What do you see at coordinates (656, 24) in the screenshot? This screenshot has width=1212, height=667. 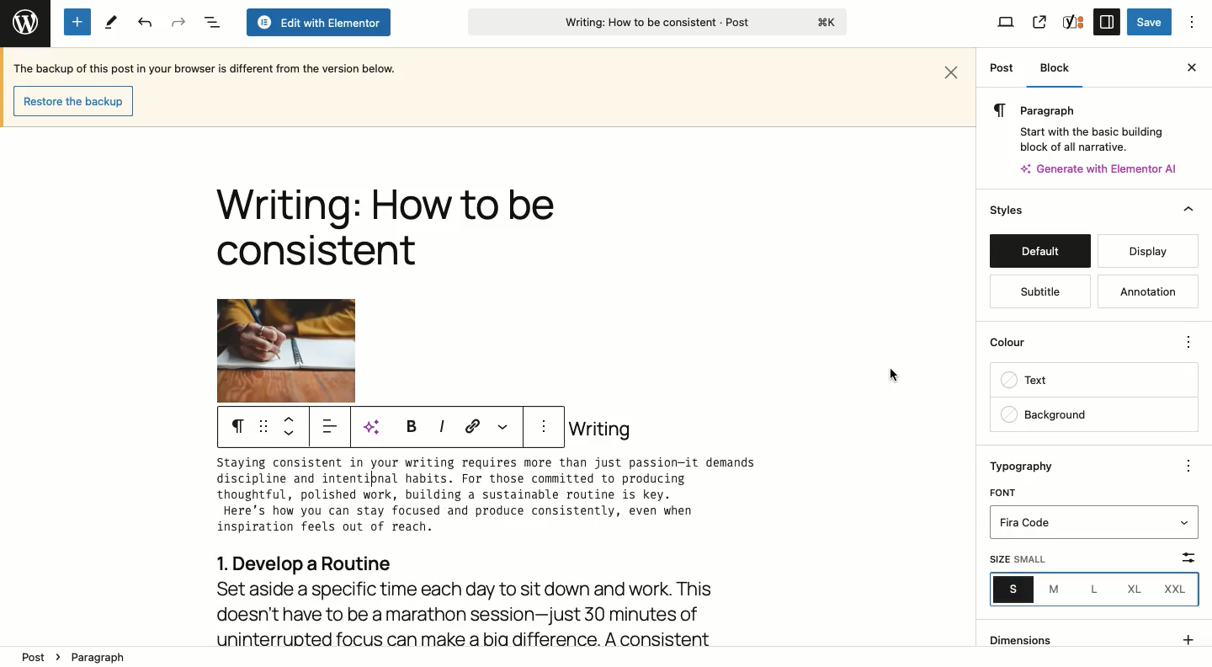 I see `Writing: How to be consistent` at bounding box center [656, 24].